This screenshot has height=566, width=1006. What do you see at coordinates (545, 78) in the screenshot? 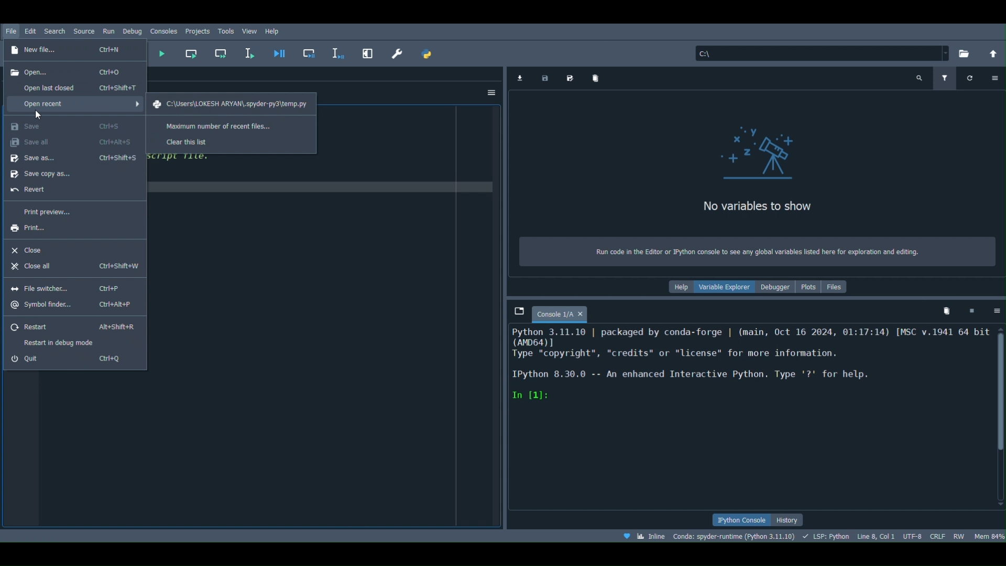
I see `Save data` at bounding box center [545, 78].